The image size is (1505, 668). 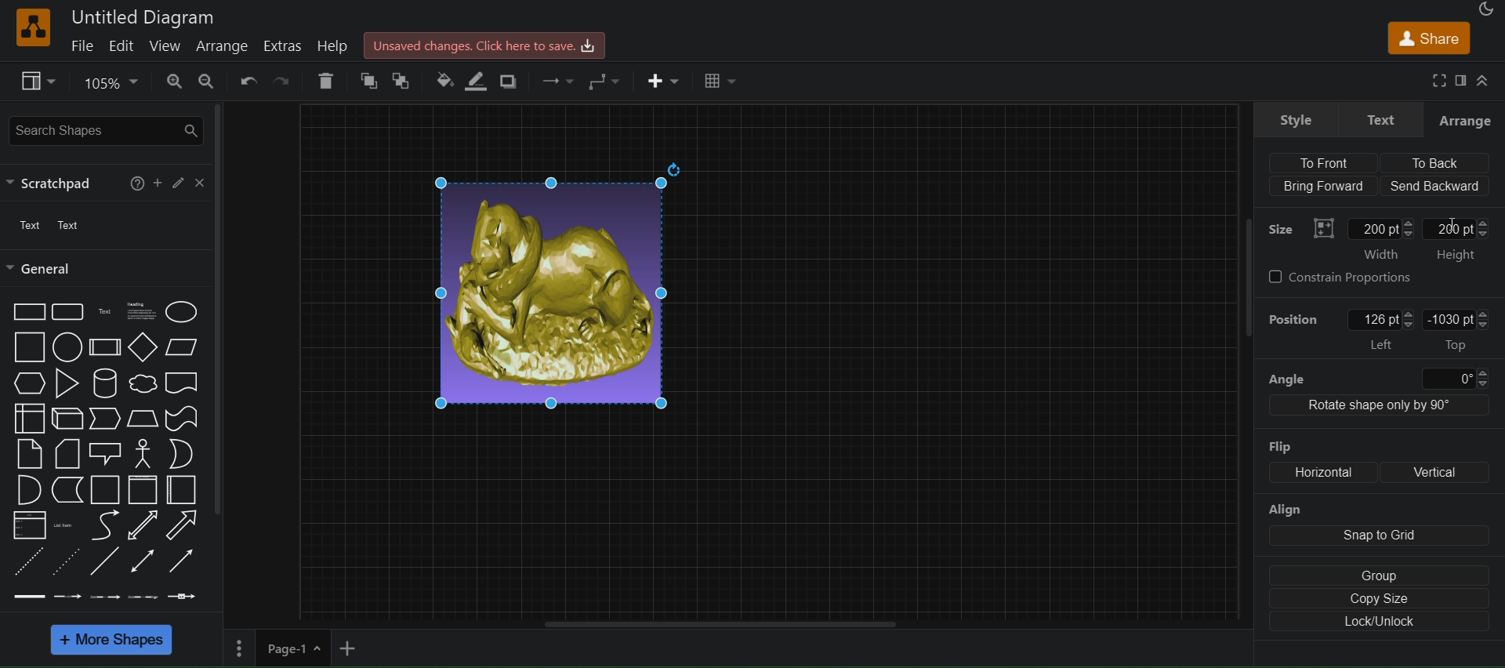 What do you see at coordinates (1341, 236) in the screenshot?
I see `Size: width: 200 pt(entered)` at bounding box center [1341, 236].